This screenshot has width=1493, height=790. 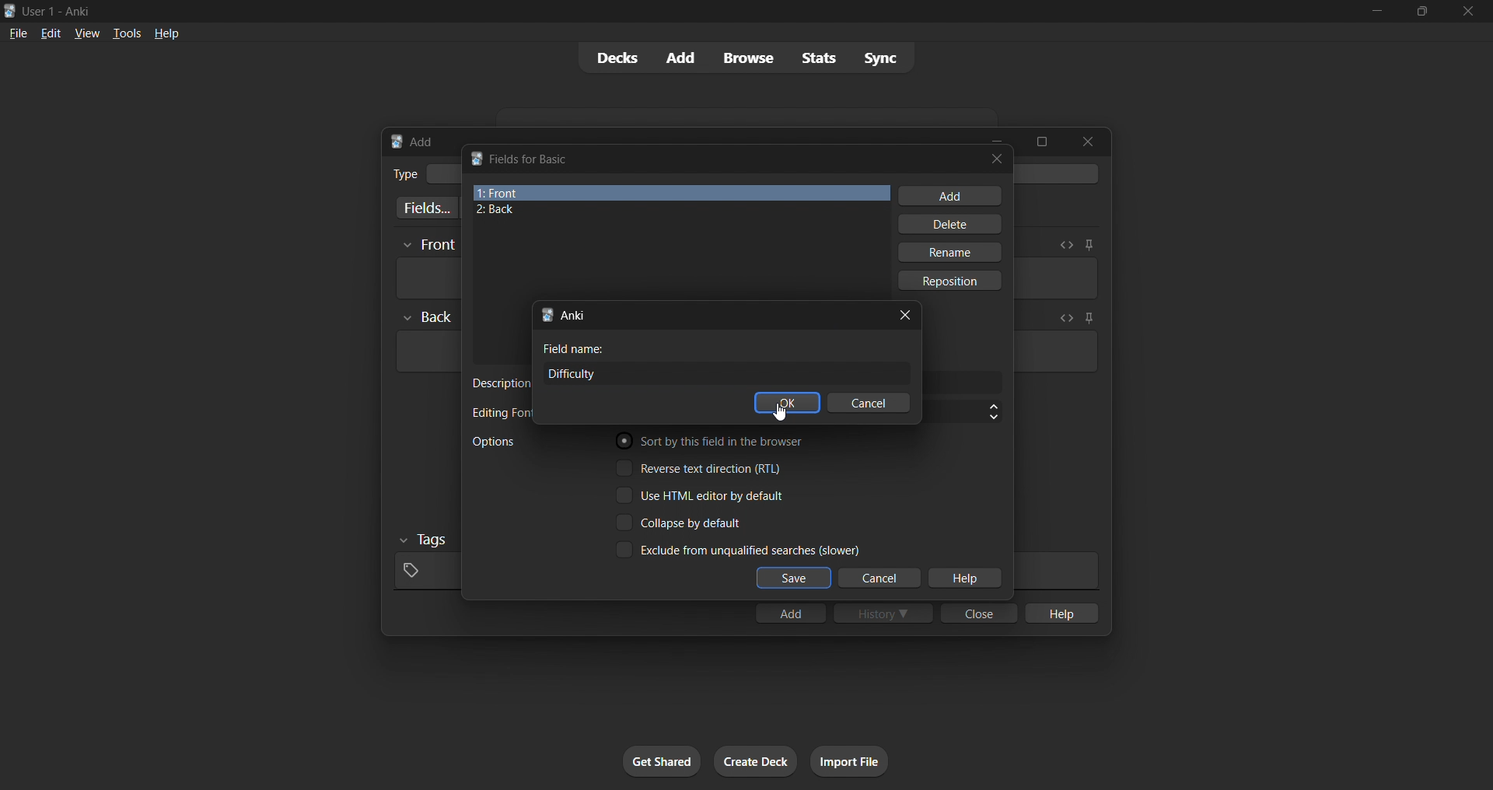 I want to click on sync, so click(x=880, y=57).